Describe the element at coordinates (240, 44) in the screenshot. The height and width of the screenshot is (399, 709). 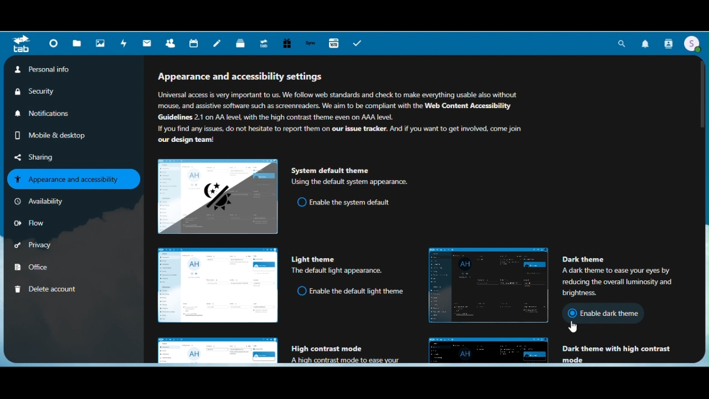
I see `deck` at that location.